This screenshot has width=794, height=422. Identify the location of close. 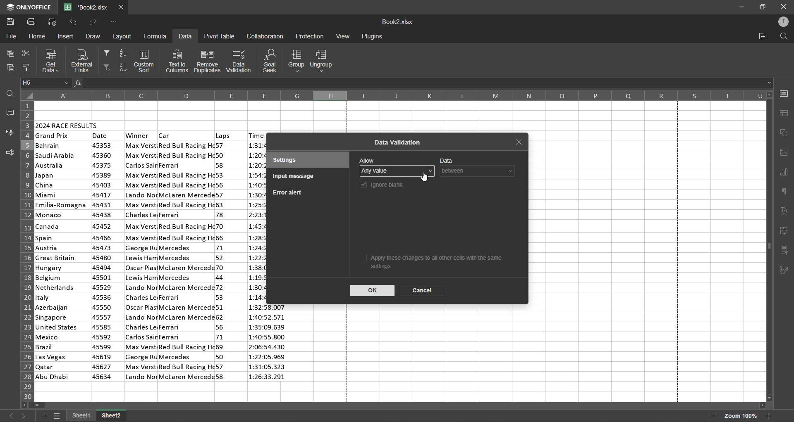
(783, 6).